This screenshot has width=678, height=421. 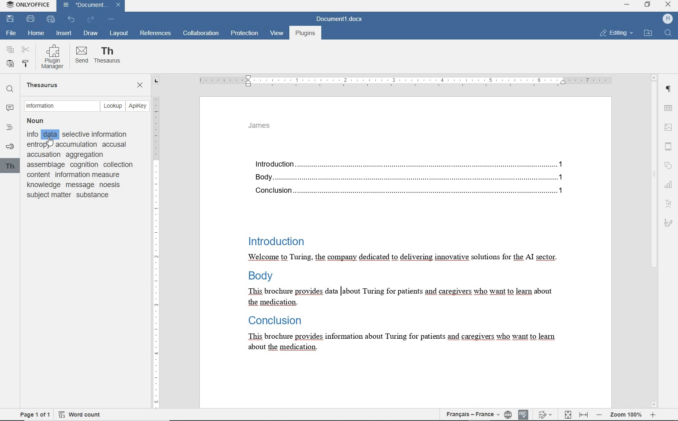 What do you see at coordinates (277, 35) in the screenshot?
I see `VIEW` at bounding box center [277, 35].